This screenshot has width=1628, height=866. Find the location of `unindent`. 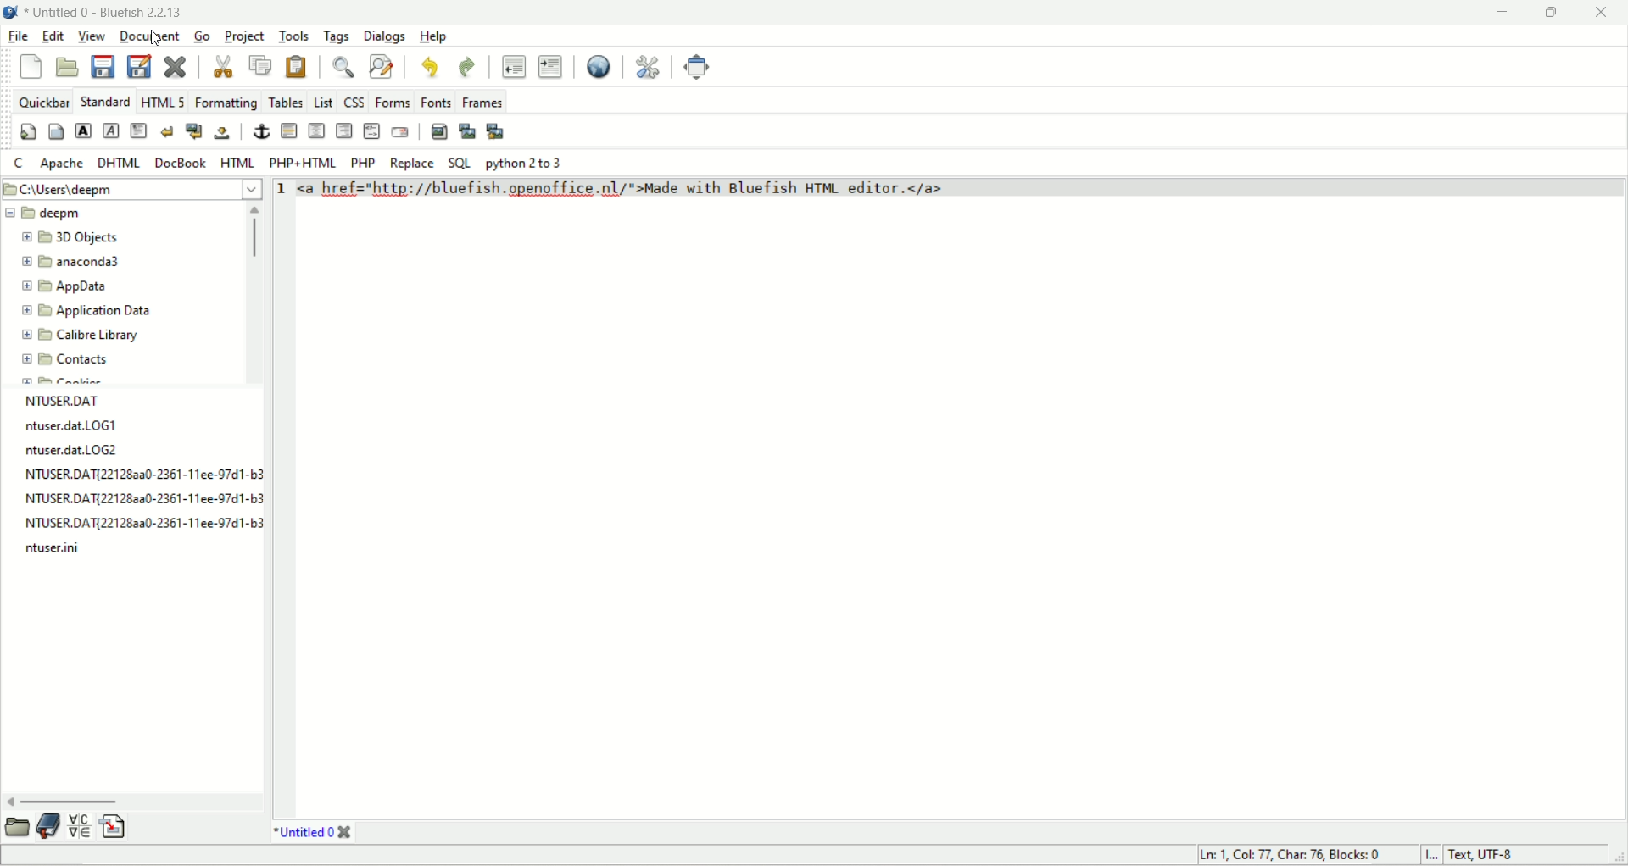

unindent is located at coordinates (514, 64).